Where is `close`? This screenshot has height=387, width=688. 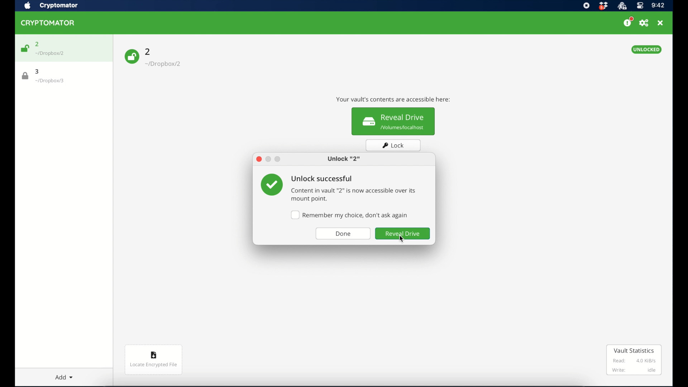 close is located at coordinates (259, 159).